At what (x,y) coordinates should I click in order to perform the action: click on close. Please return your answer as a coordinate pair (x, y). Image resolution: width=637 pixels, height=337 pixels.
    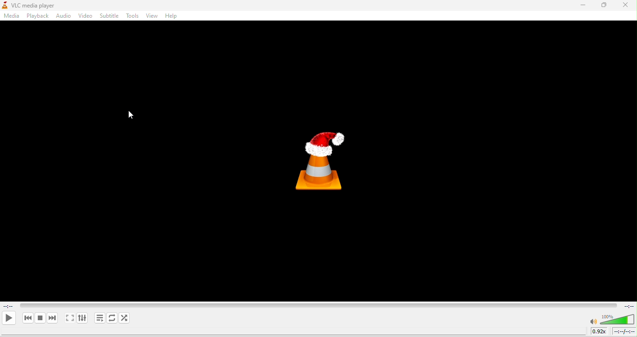
    Looking at the image, I should click on (626, 5).